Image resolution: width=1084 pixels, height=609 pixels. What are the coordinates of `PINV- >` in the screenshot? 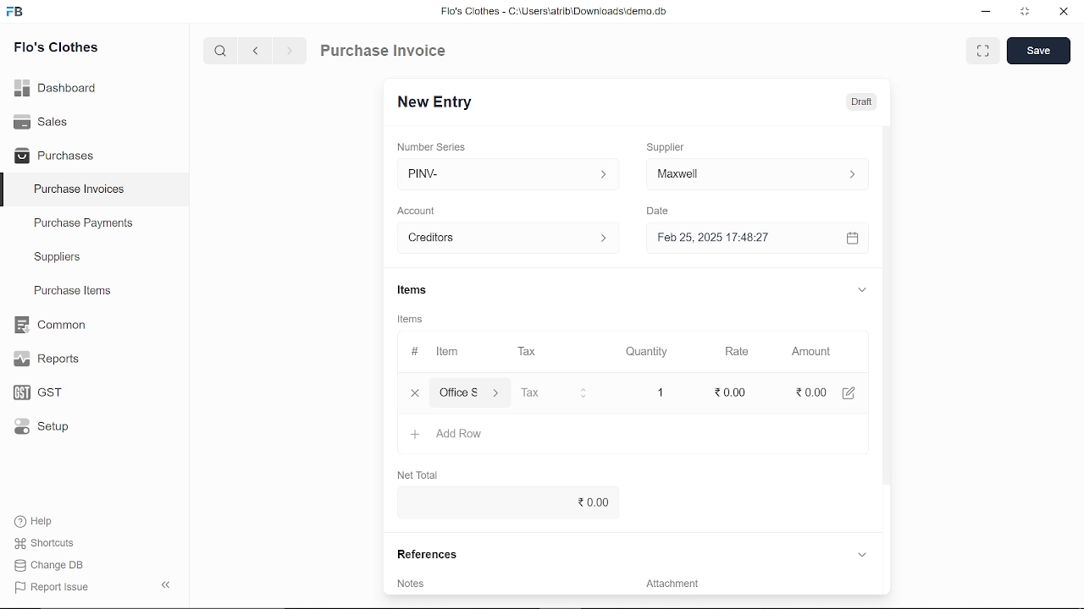 It's located at (502, 174).